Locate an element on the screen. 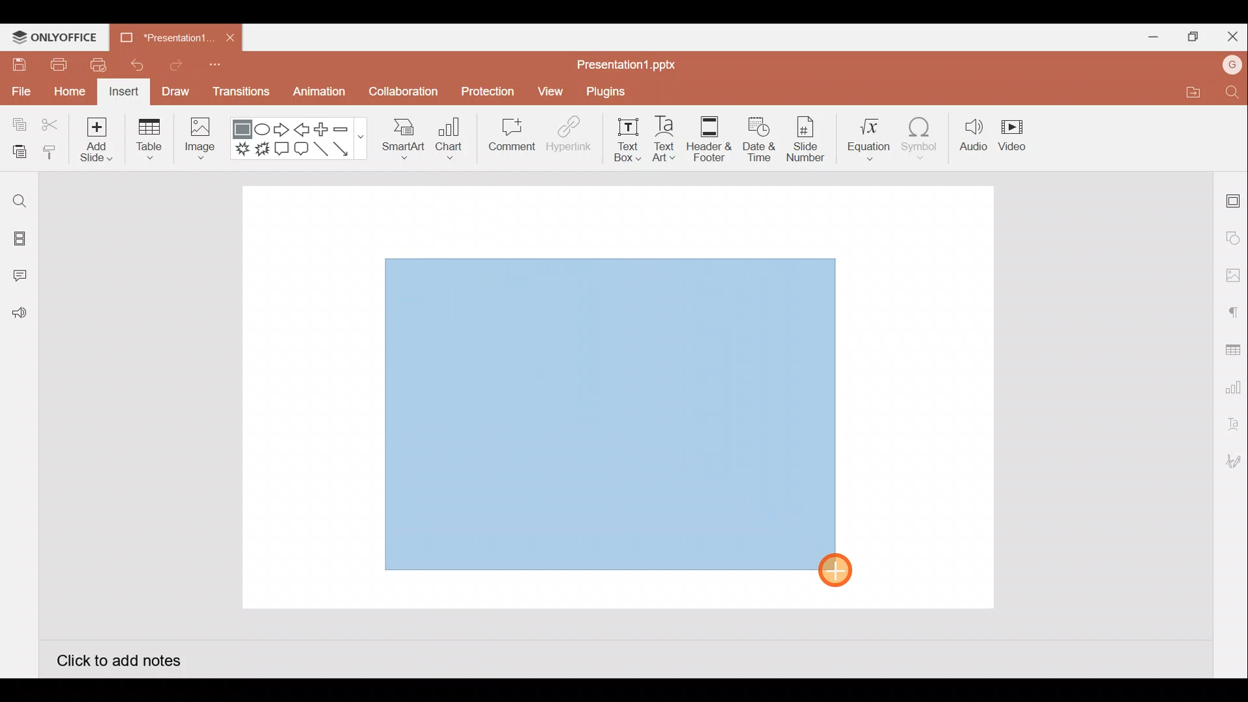  Draw is located at coordinates (175, 91).